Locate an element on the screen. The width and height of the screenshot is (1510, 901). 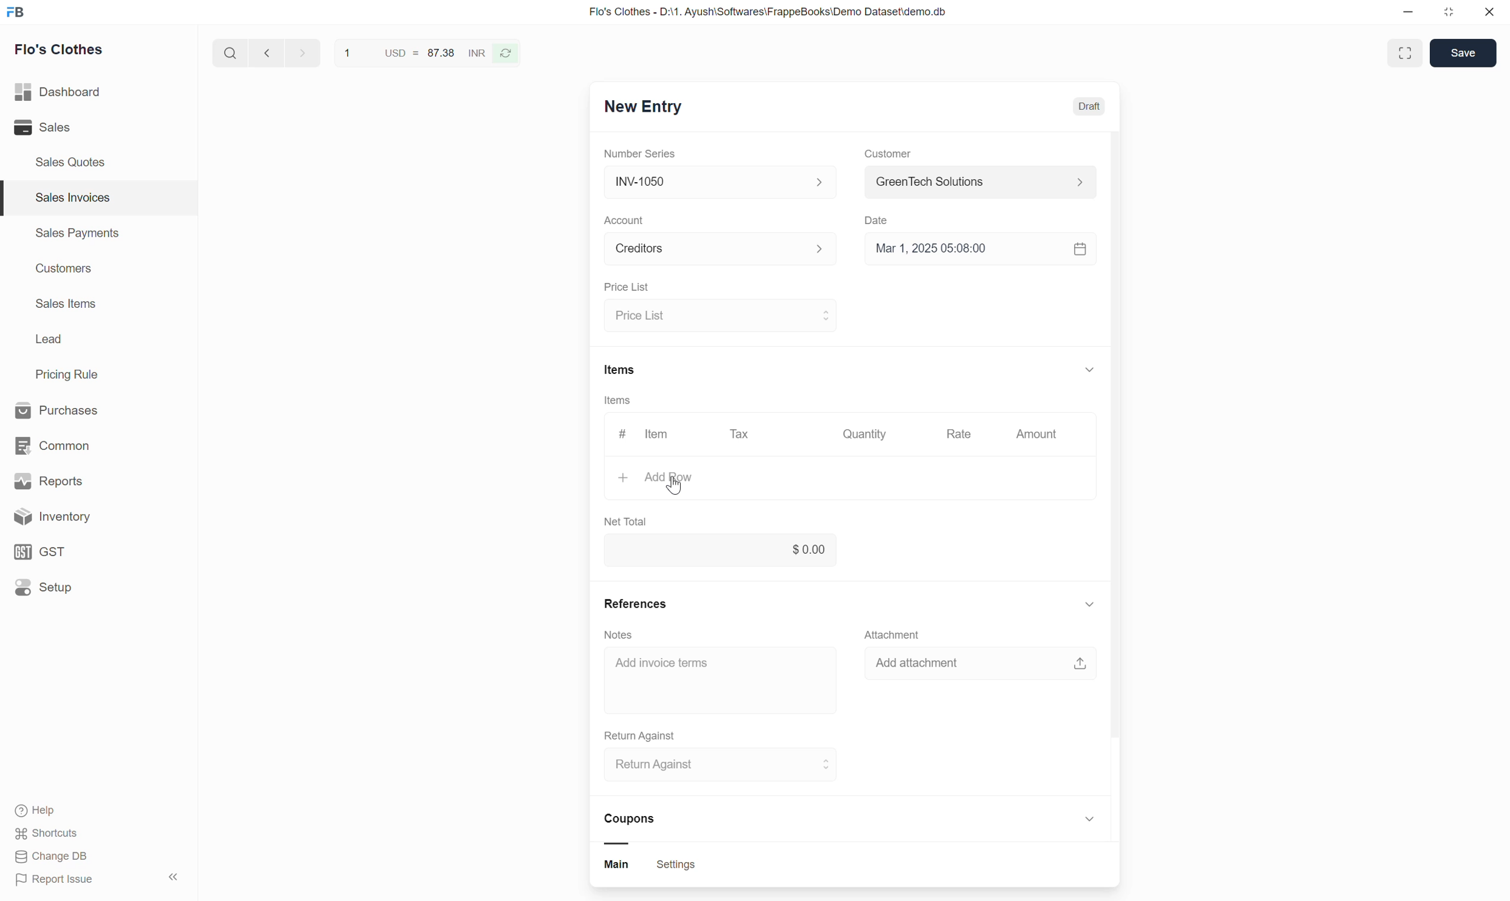
Report Issue  is located at coordinates (64, 882).